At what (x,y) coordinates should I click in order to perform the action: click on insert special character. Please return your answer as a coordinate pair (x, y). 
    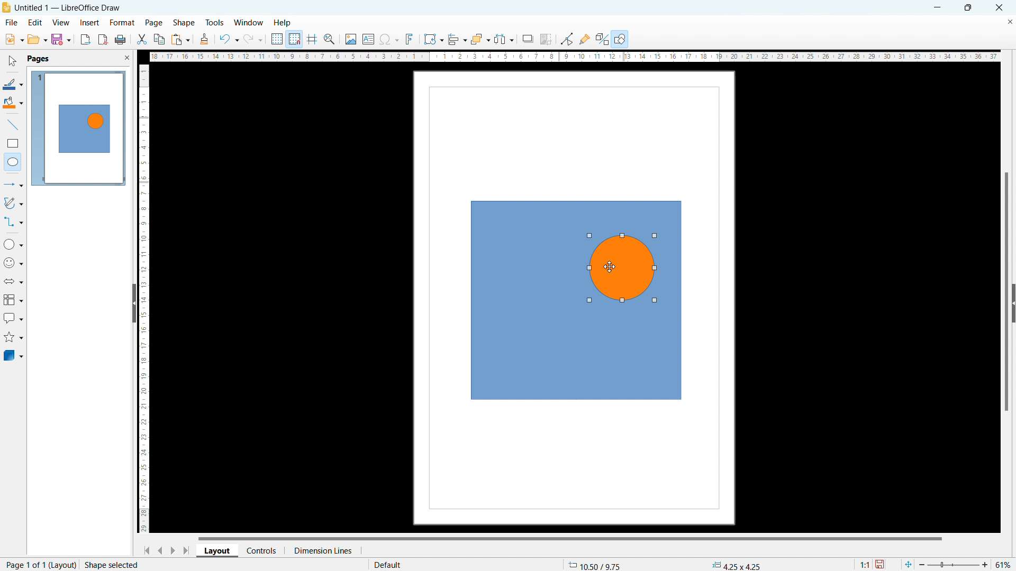
    Looking at the image, I should click on (389, 39).